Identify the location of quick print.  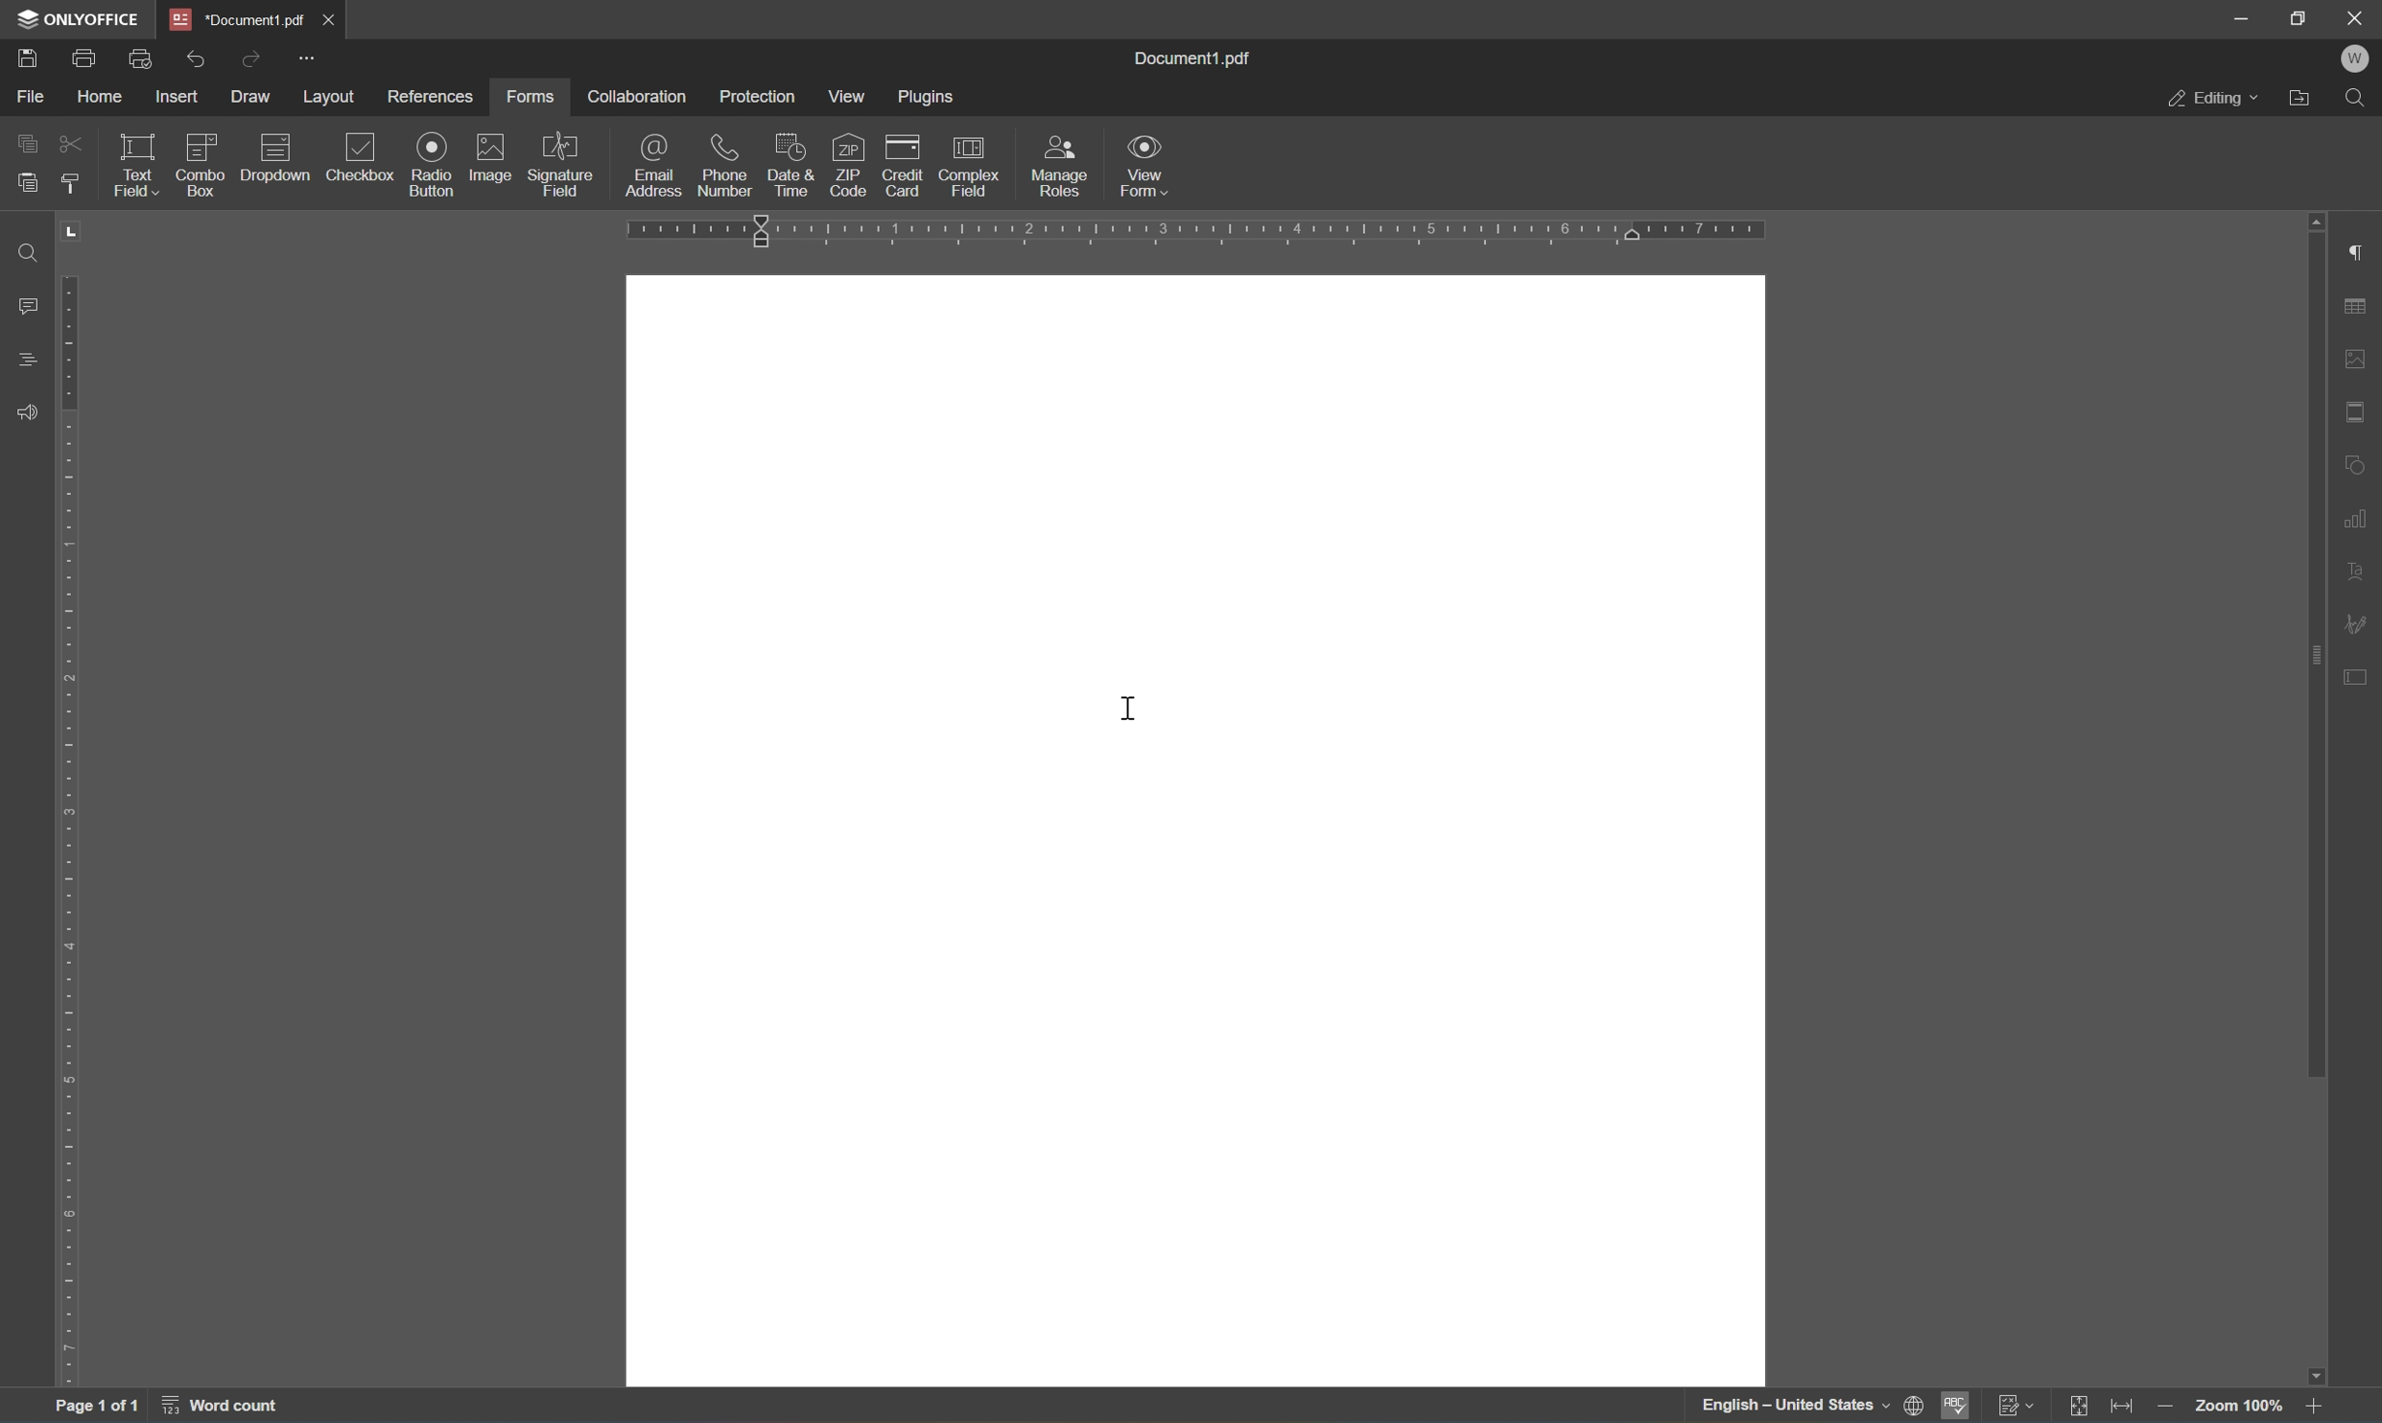
(139, 59).